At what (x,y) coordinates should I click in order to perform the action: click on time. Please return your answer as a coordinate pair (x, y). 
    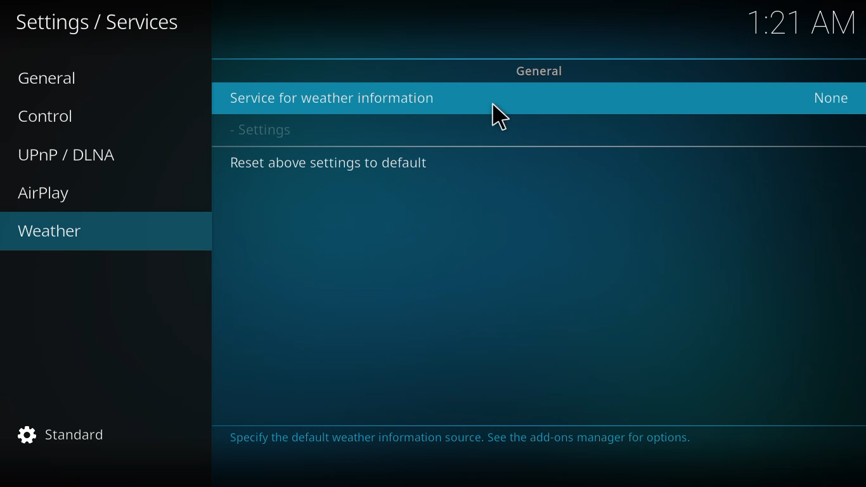
    Looking at the image, I should click on (804, 22).